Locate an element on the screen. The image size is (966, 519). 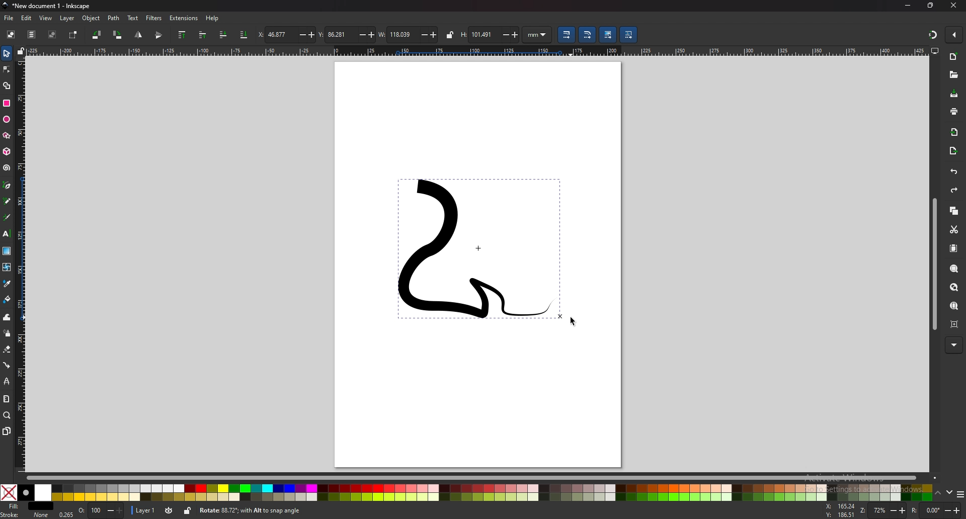
raise selection one step is located at coordinates (202, 35).